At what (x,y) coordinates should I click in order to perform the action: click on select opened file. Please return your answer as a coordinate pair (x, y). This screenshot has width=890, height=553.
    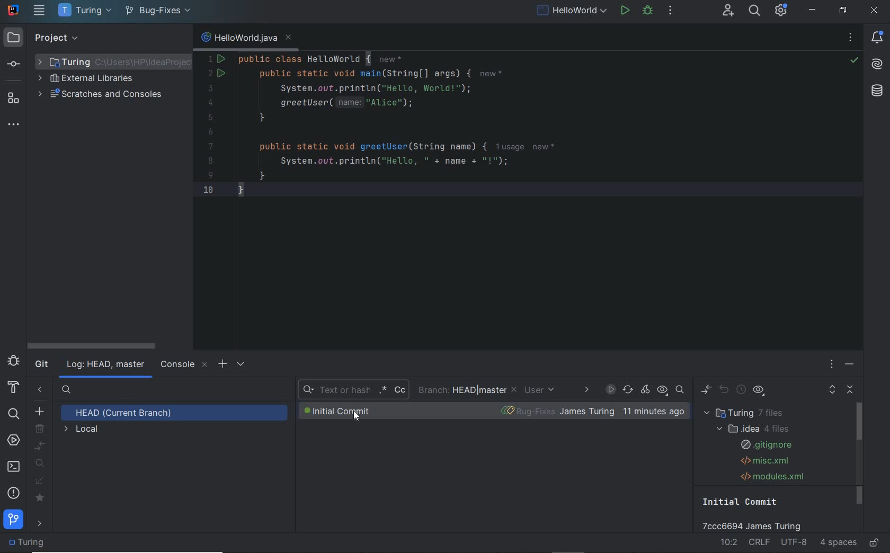
    Looking at the image, I should click on (109, 39).